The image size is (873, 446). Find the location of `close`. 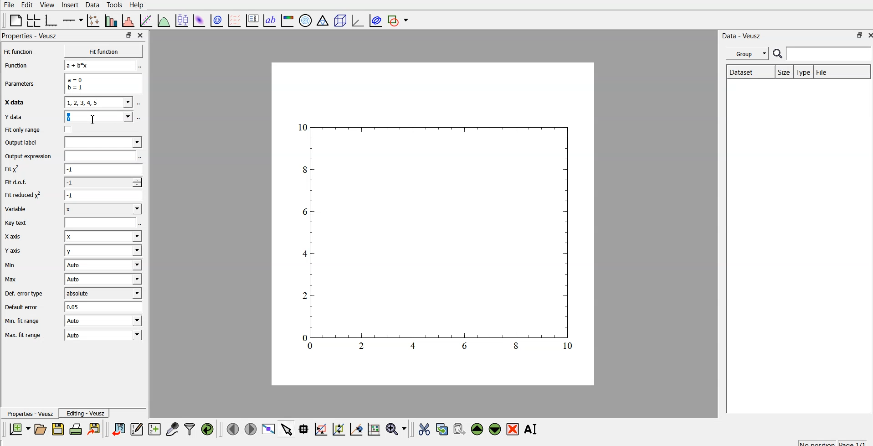

close is located at coordinates (141, 36).